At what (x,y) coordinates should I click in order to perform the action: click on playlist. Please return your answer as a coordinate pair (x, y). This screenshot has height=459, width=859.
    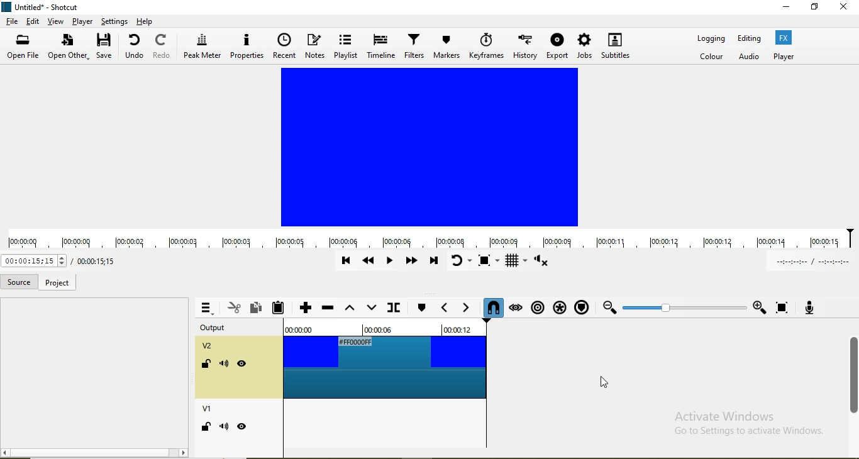
    Looking at the image, I should click on (346, 46).